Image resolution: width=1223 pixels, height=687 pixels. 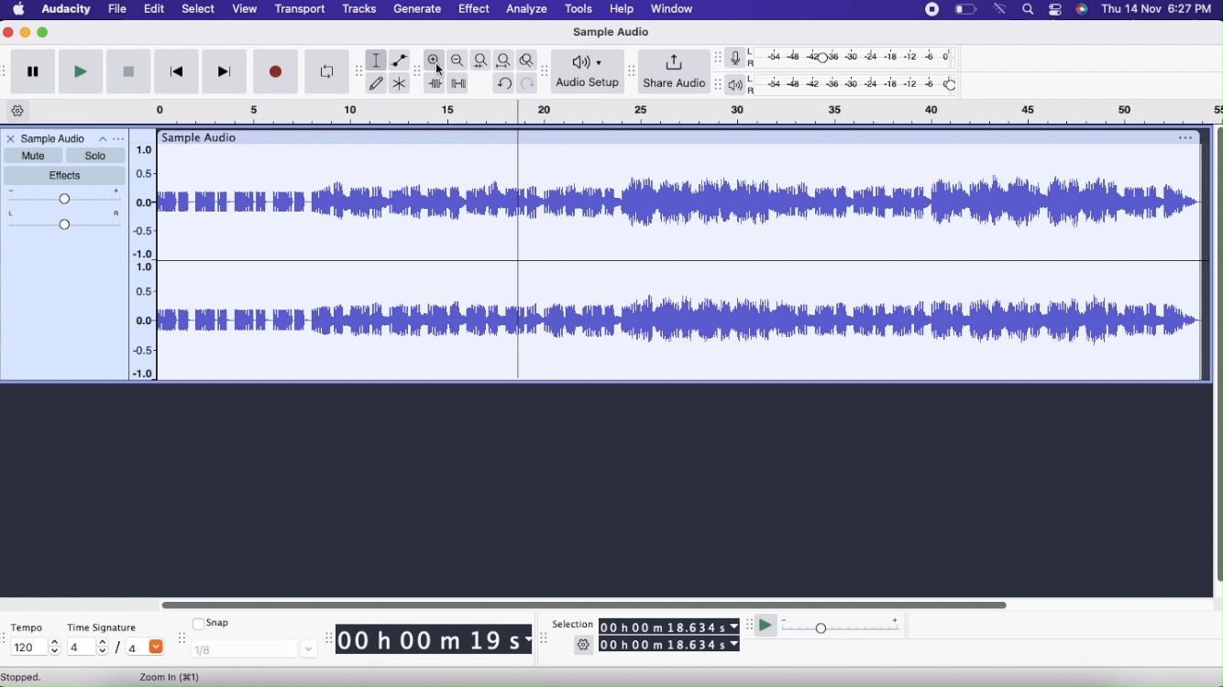 What do you see at coordinates (622, 9) in the screenshot?
I see `Help` at bounding box center [622, 9].